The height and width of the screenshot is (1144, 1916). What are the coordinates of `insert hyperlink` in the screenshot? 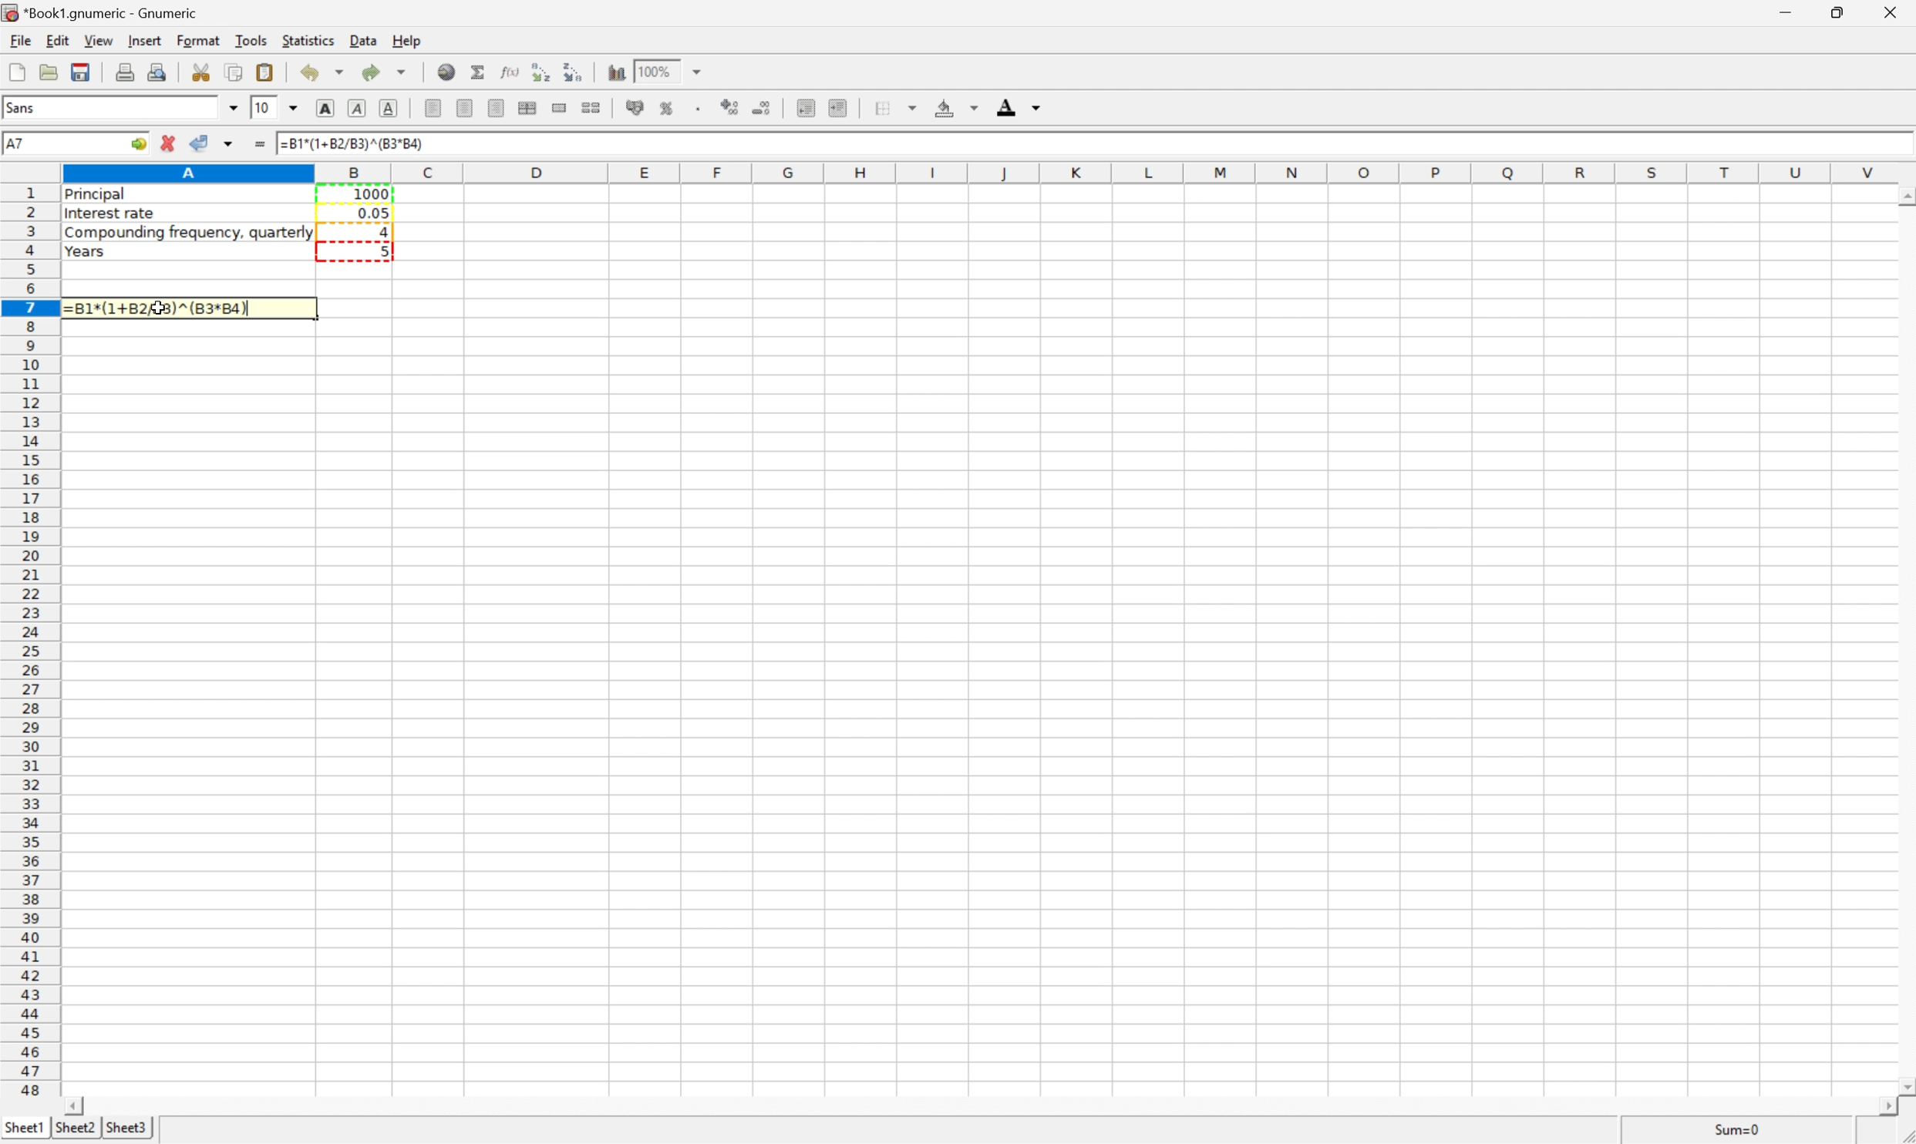 It's located at (447, 69).